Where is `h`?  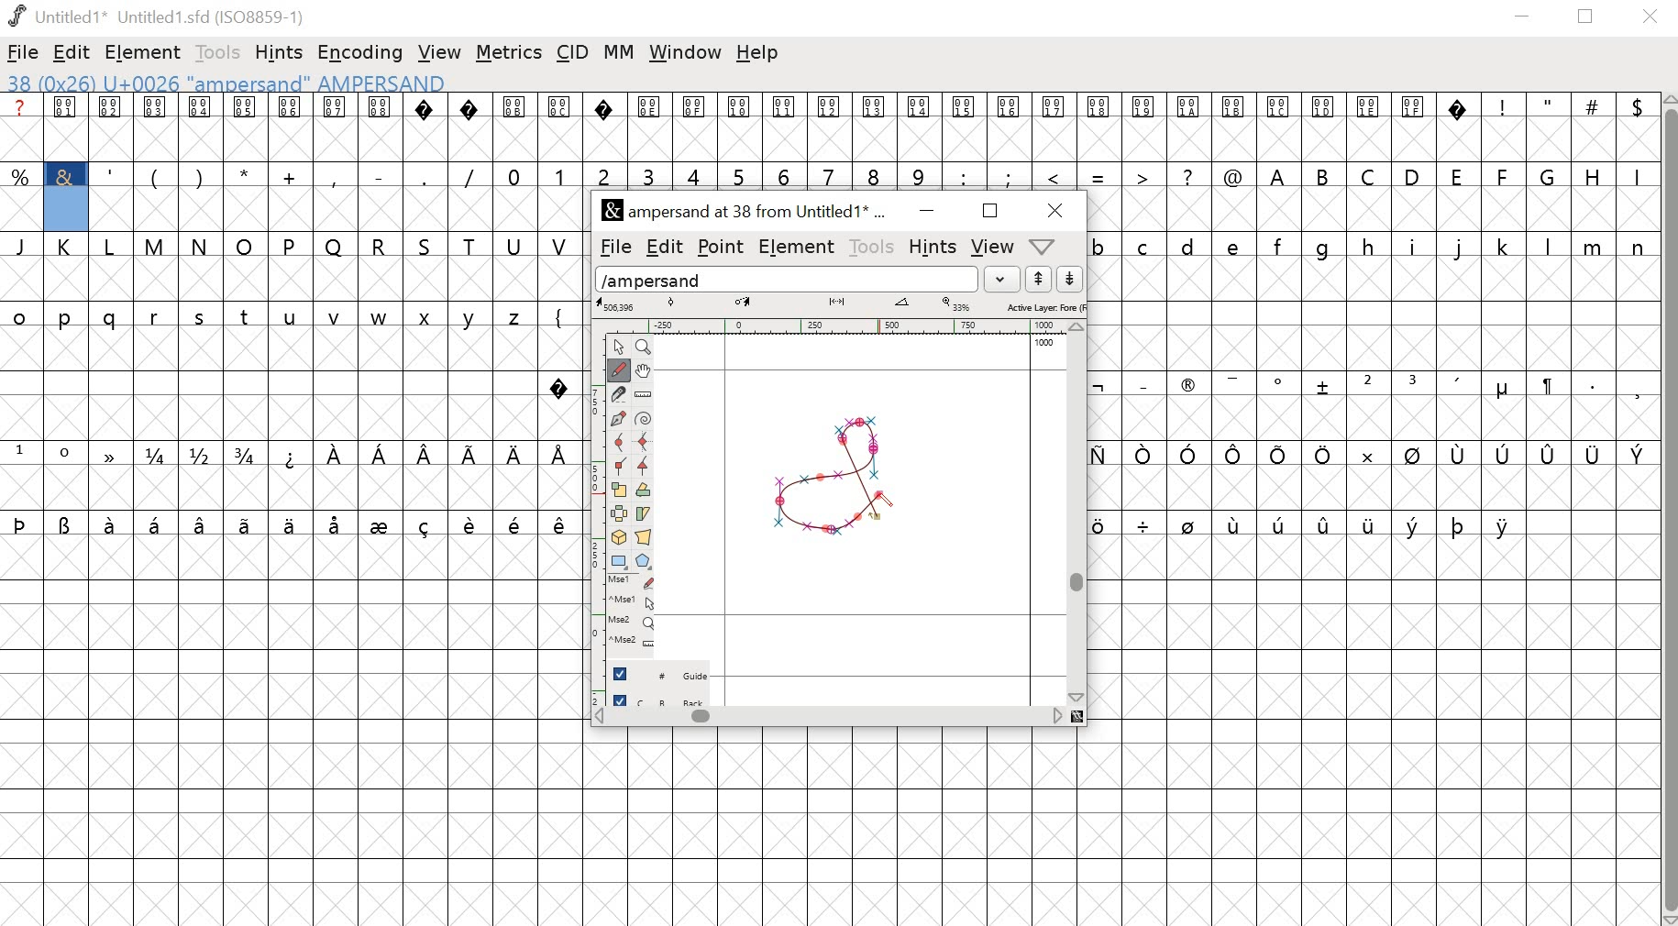
h is located at coordinates (1369, 245).